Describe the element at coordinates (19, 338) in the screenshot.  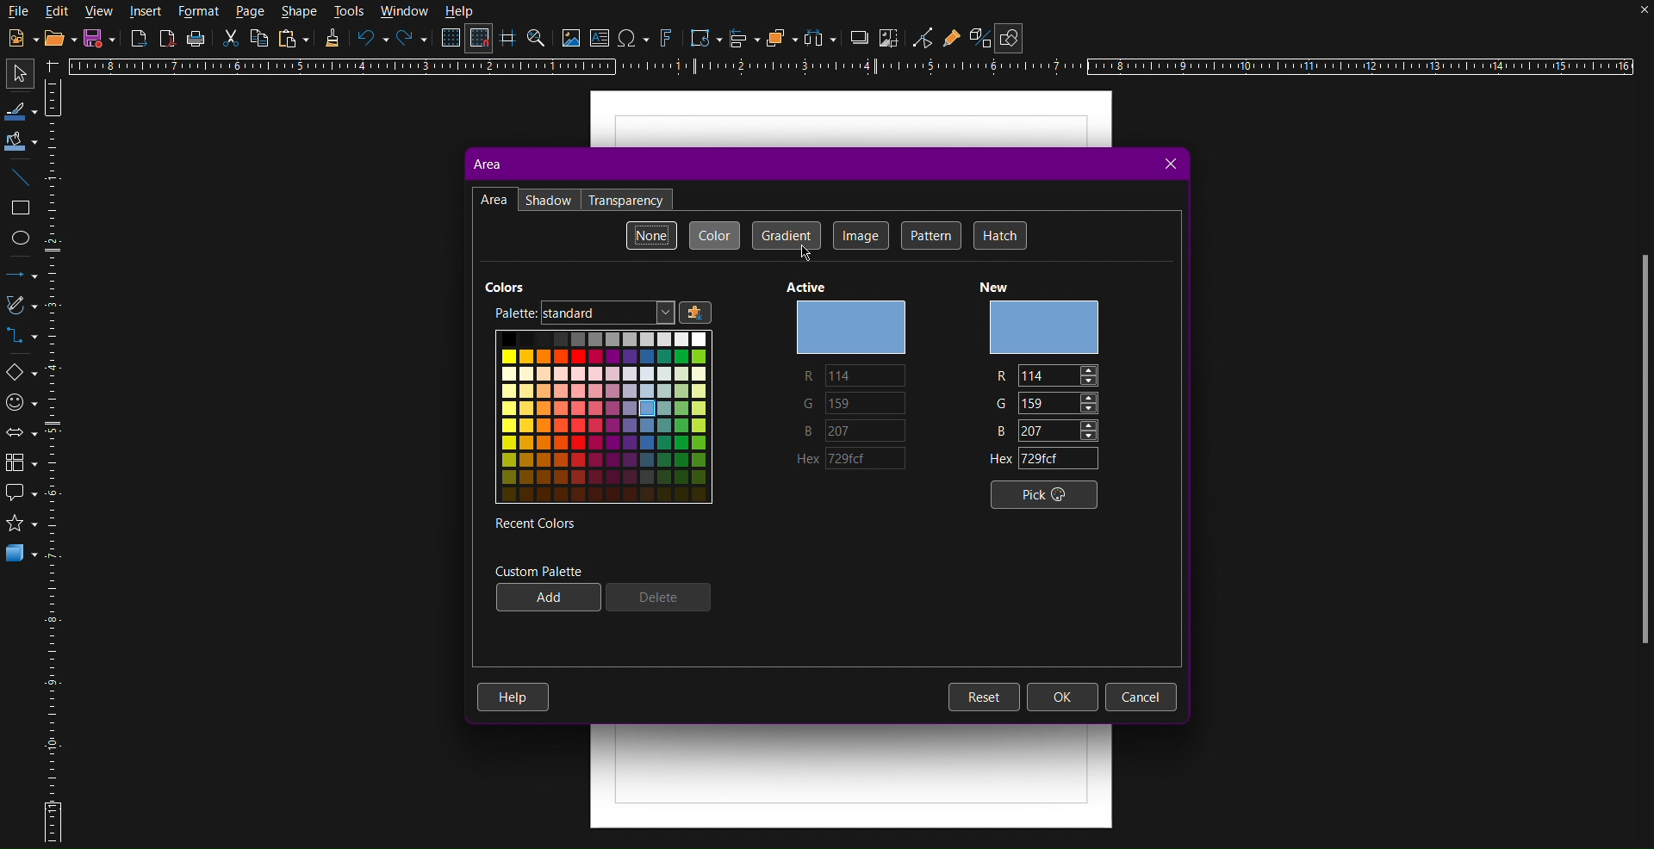
I see `Connections` at that location.